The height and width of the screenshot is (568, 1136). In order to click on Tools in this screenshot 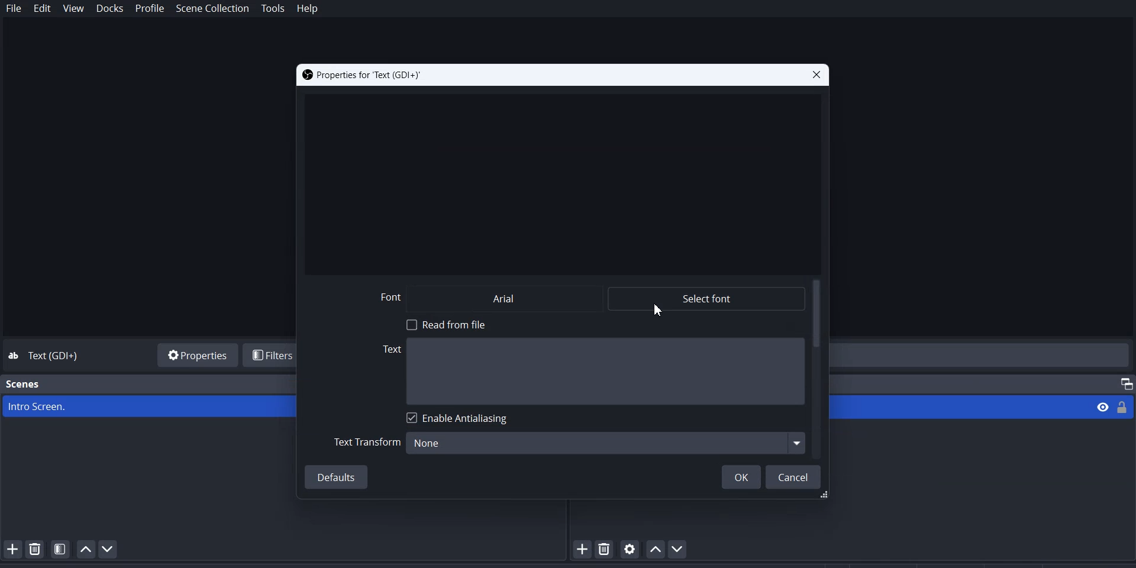, I will do `click(273, 9)`.